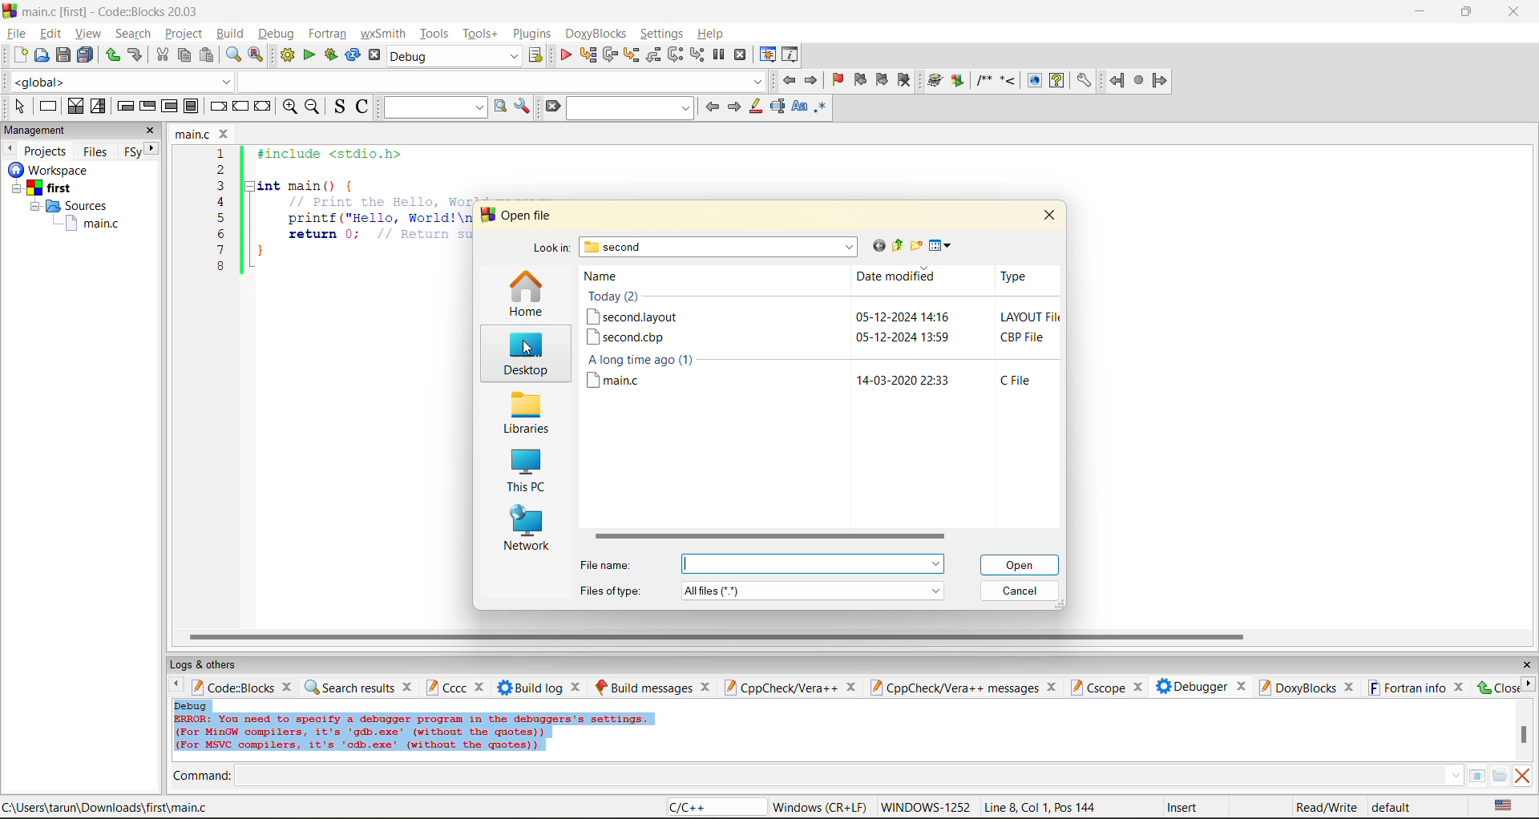 The height and width of the screenshot is (819, 1539). I want to click on file location, so click(106, 807).